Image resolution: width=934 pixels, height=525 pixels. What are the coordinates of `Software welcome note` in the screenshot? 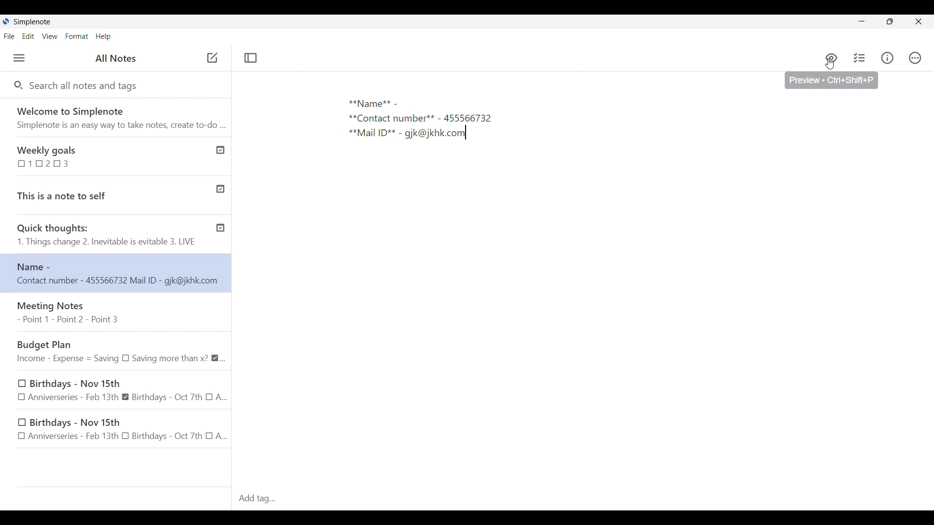 It's located at (115, 116).